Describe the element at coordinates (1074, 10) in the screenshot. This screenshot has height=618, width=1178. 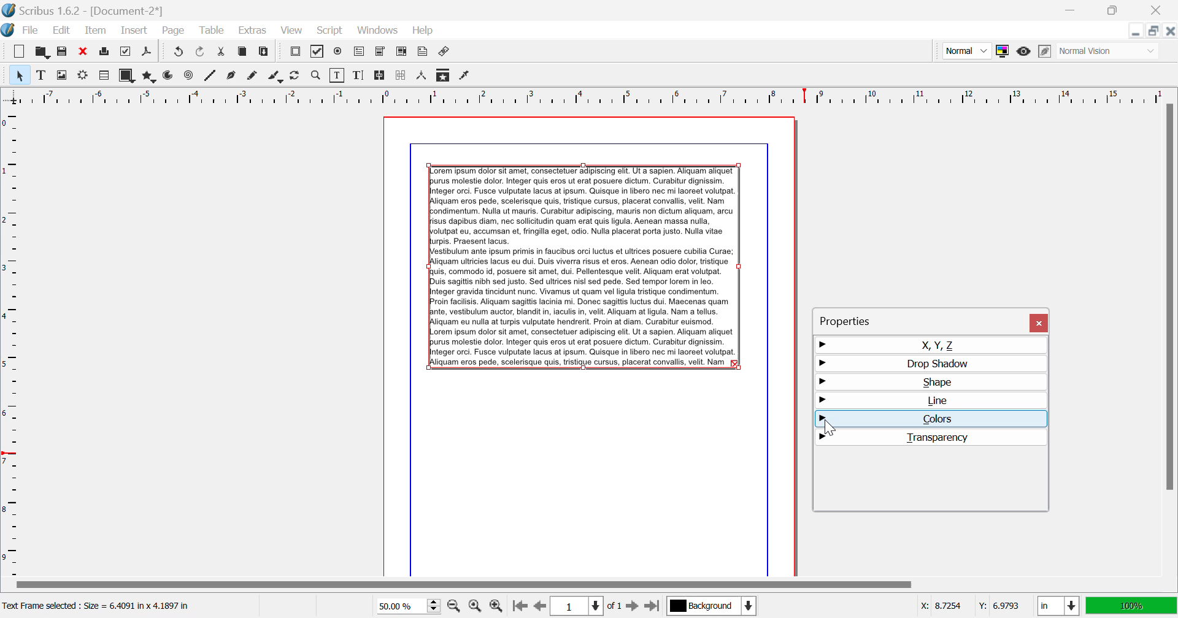
I see `Restore Down` at that location.